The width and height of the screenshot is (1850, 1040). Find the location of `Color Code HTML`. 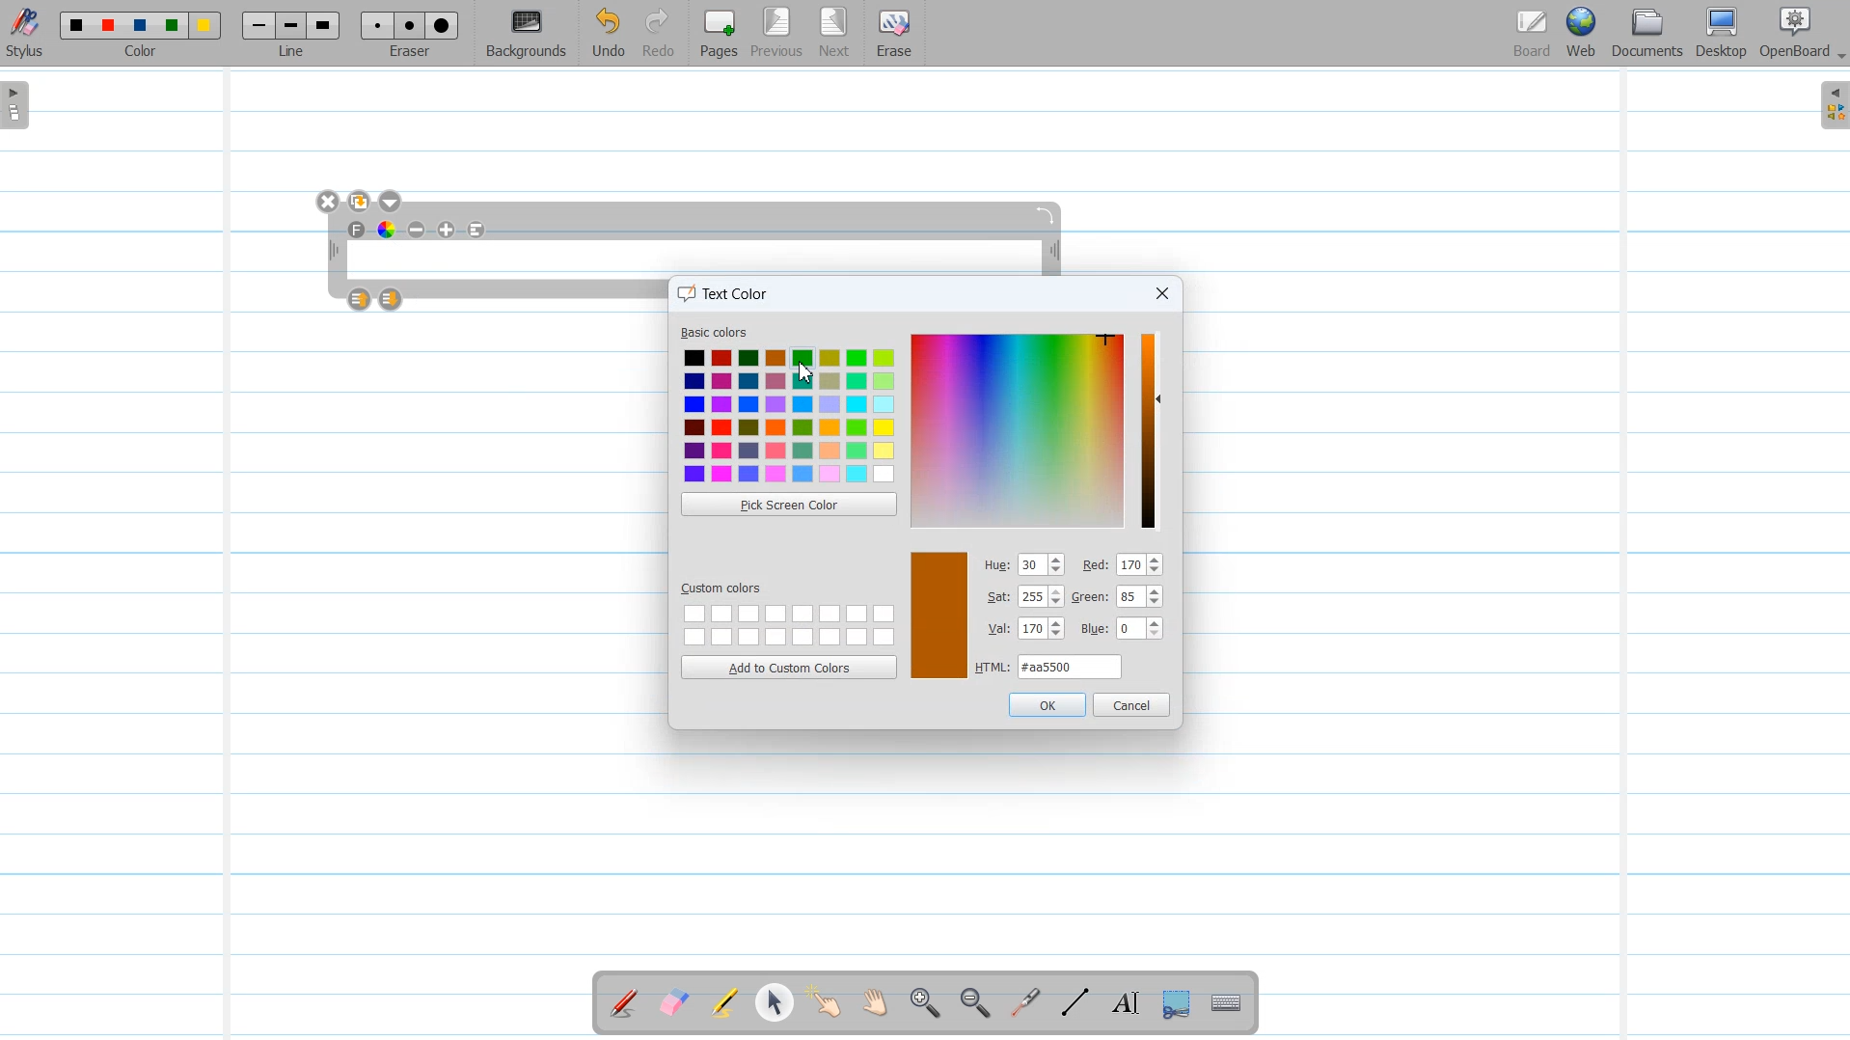

Color Code HTML is located at coordinates (1049, 667).